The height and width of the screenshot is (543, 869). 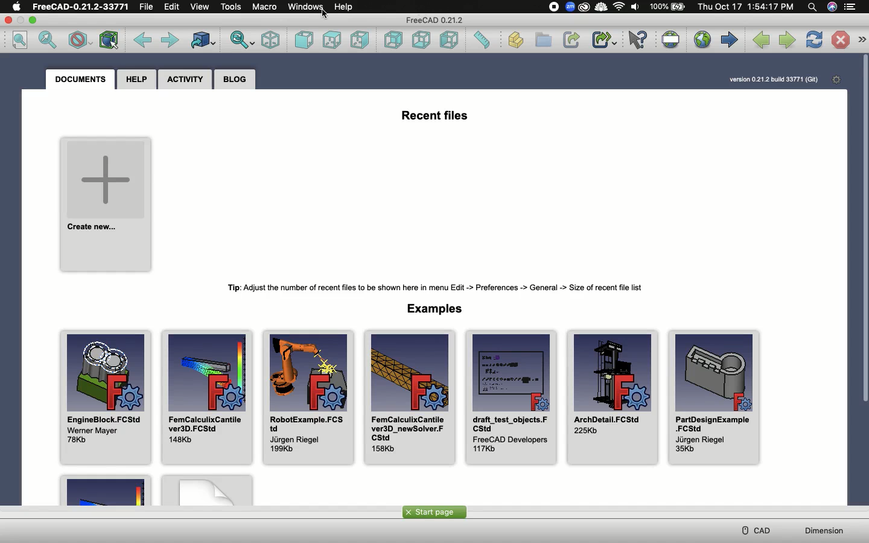 What do you see at coordinates (347, 8) in the screenshot?
I see `Help` at bounding box center [347, 8].